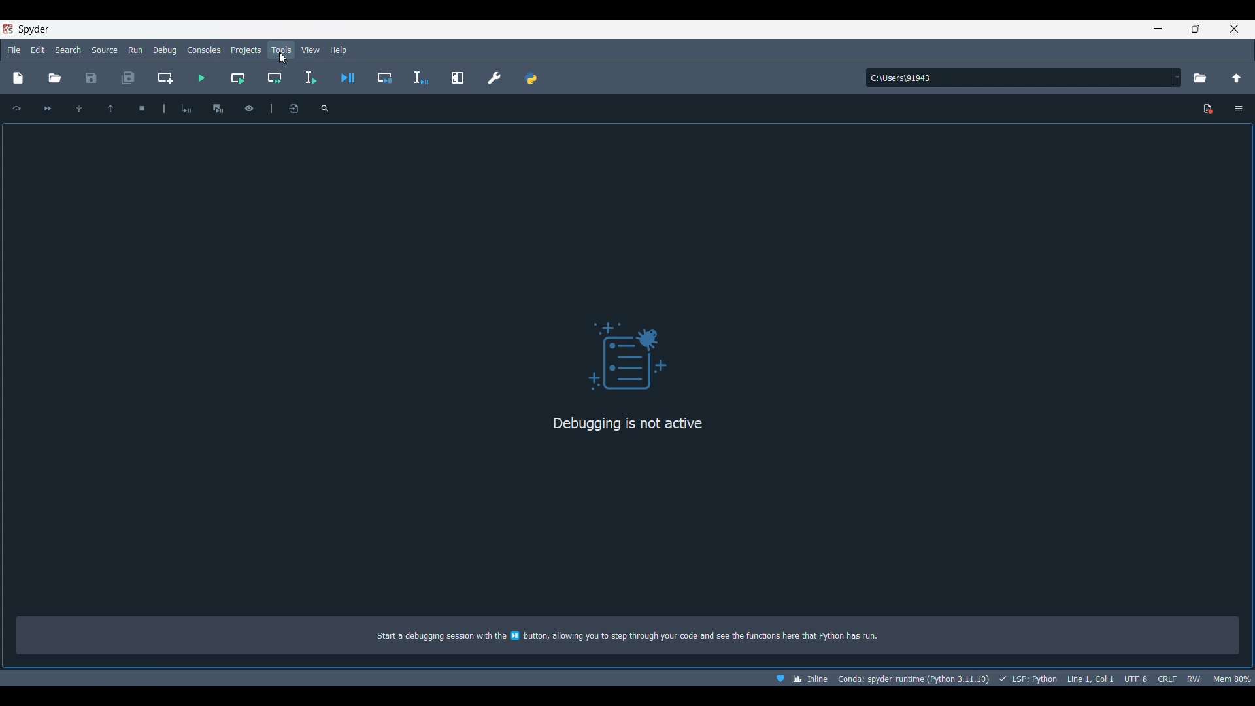 The height and width of the screenshot is (706, 1255). I want to click on Run file, so click(201, 78).